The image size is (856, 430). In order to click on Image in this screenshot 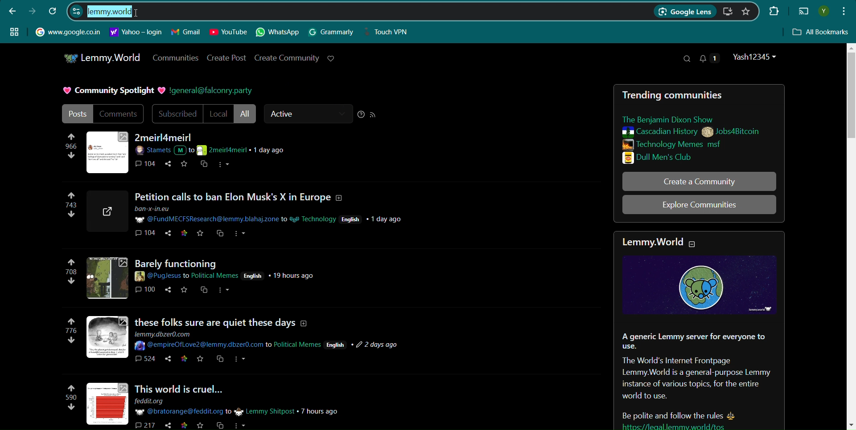, I will do `click(108, 151)`.